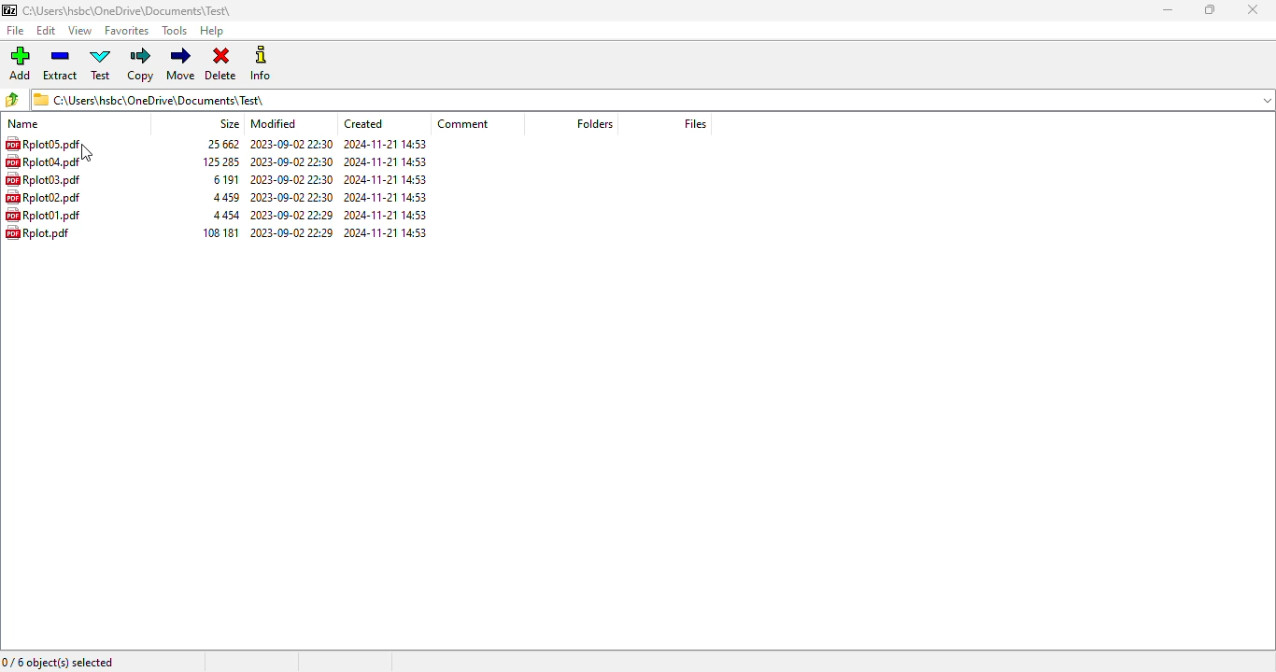 The height and width of the screenshot is (672, 1276). What do you see at coordinates (101, 64) in the screenshot?
I see `test` at bounding box center [101, 64].